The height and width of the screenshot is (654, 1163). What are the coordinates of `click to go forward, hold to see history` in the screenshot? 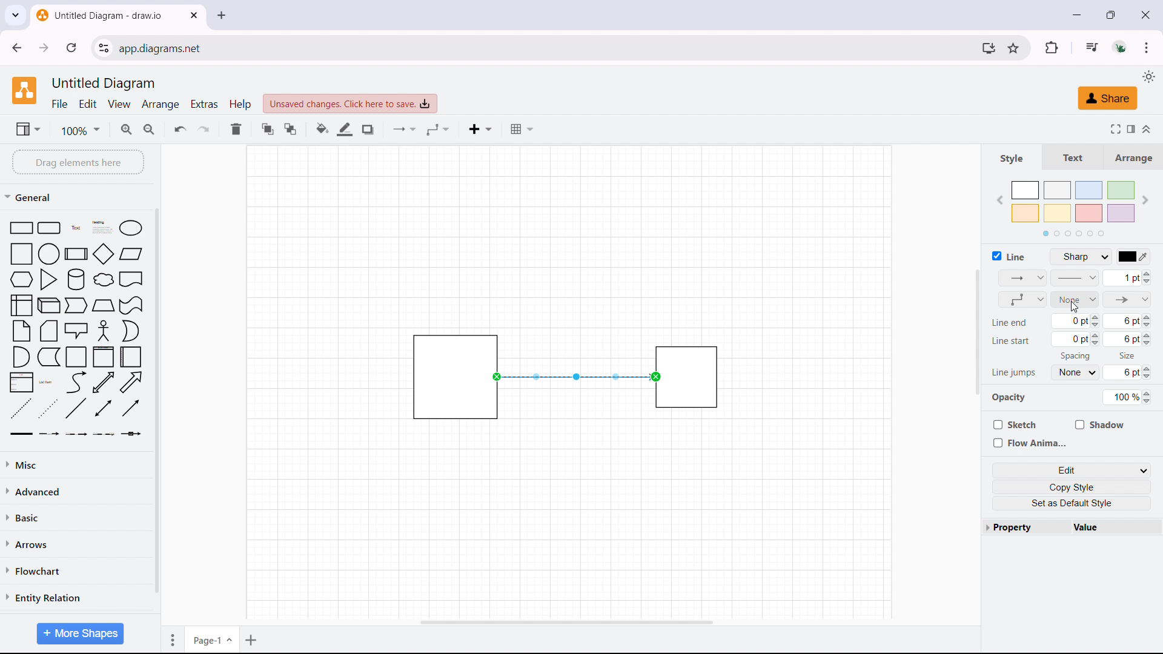 It's located at (44, 48).